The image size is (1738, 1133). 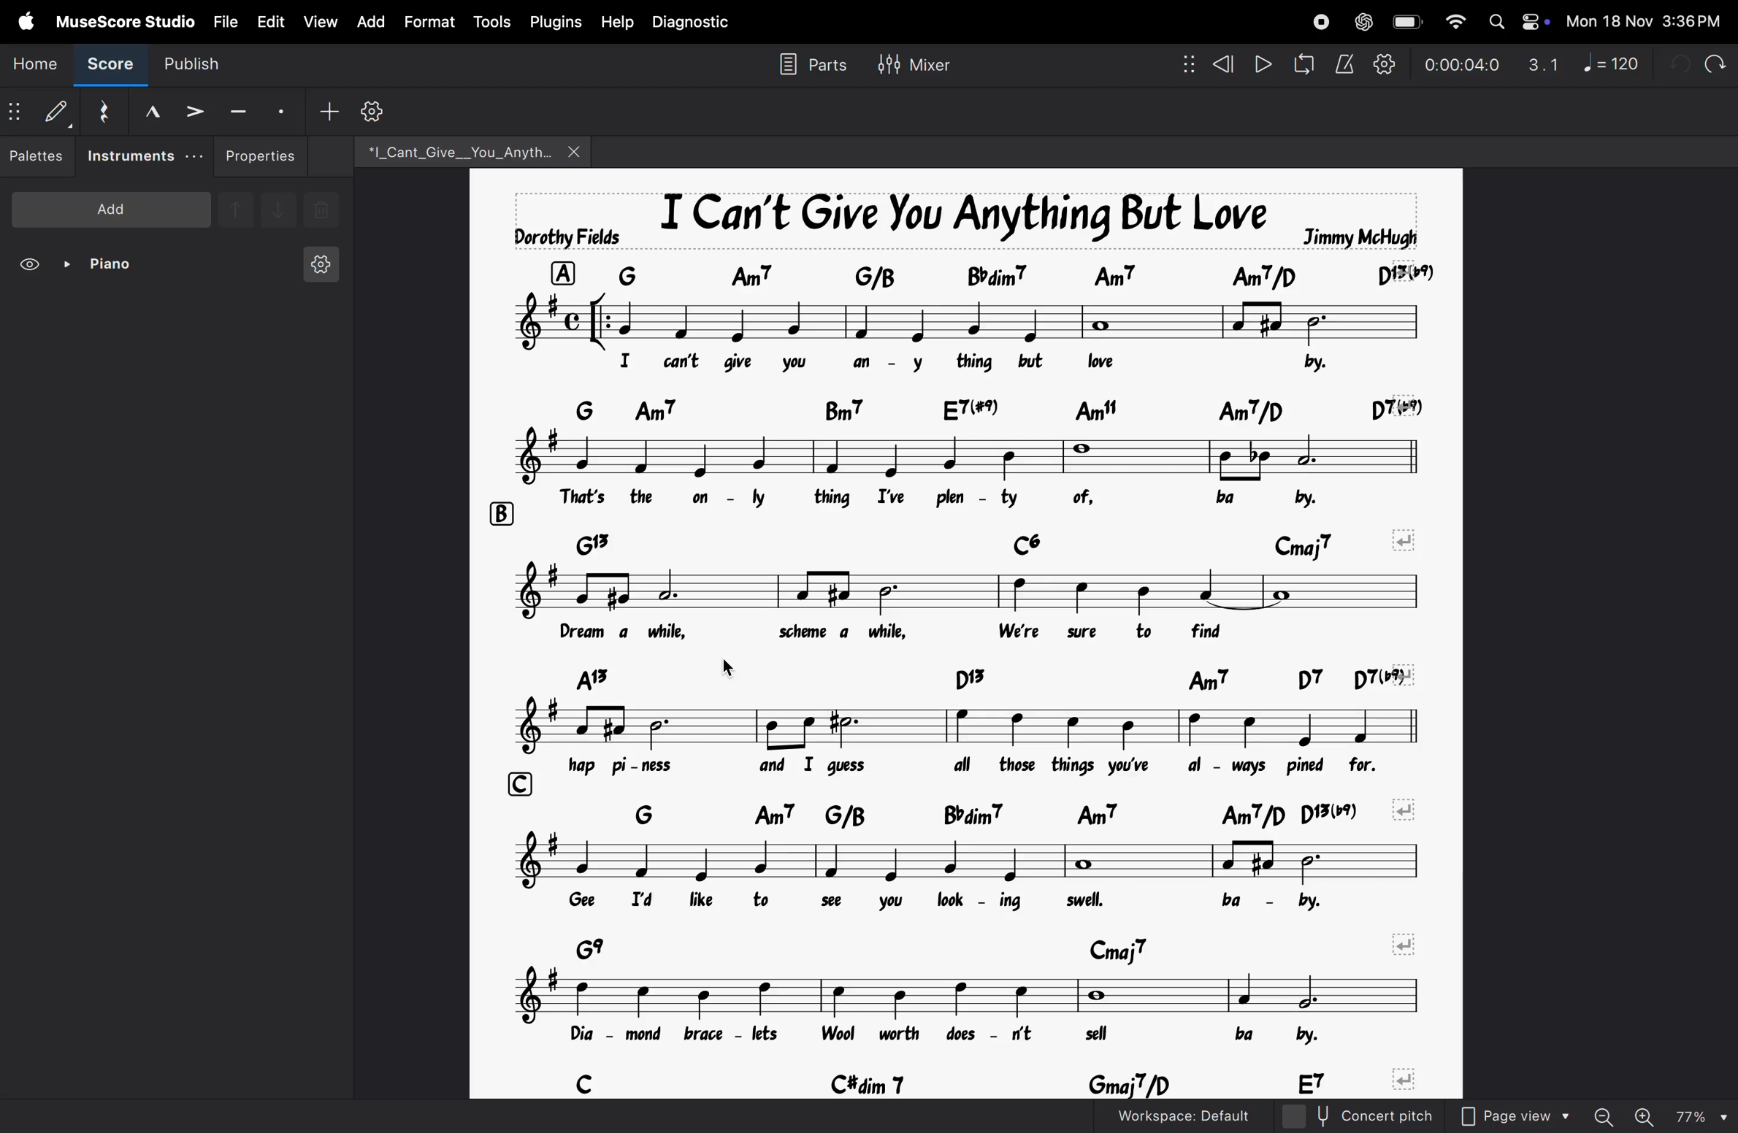 What do you see at coordinates (104, 66) in the screenshot?
I see `score` at bounding box center [104, 66].